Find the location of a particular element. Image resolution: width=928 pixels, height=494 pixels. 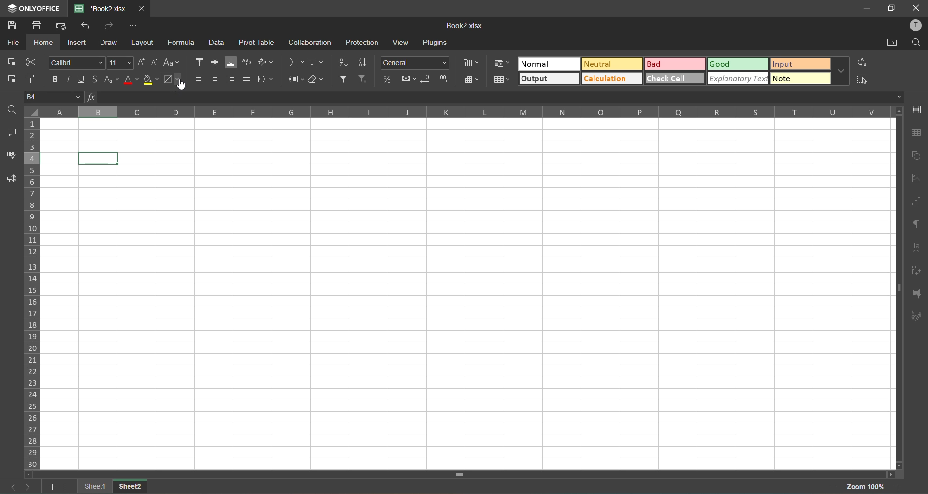

copystyle is located at coordinates (31, 76).